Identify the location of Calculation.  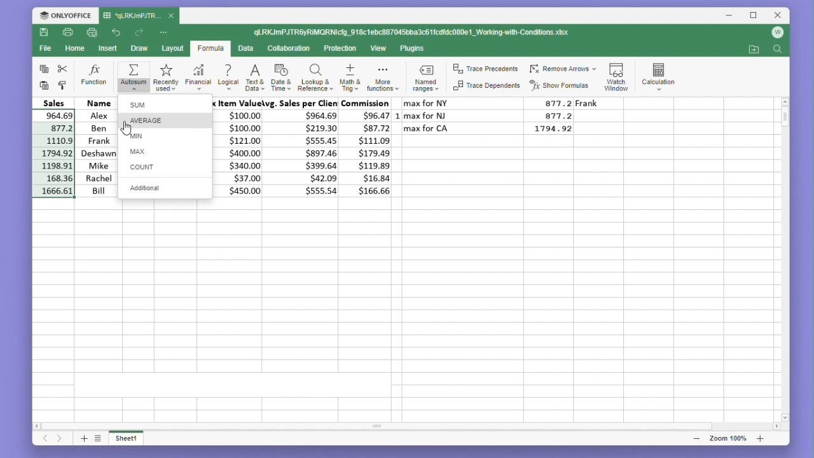
(659, 74).